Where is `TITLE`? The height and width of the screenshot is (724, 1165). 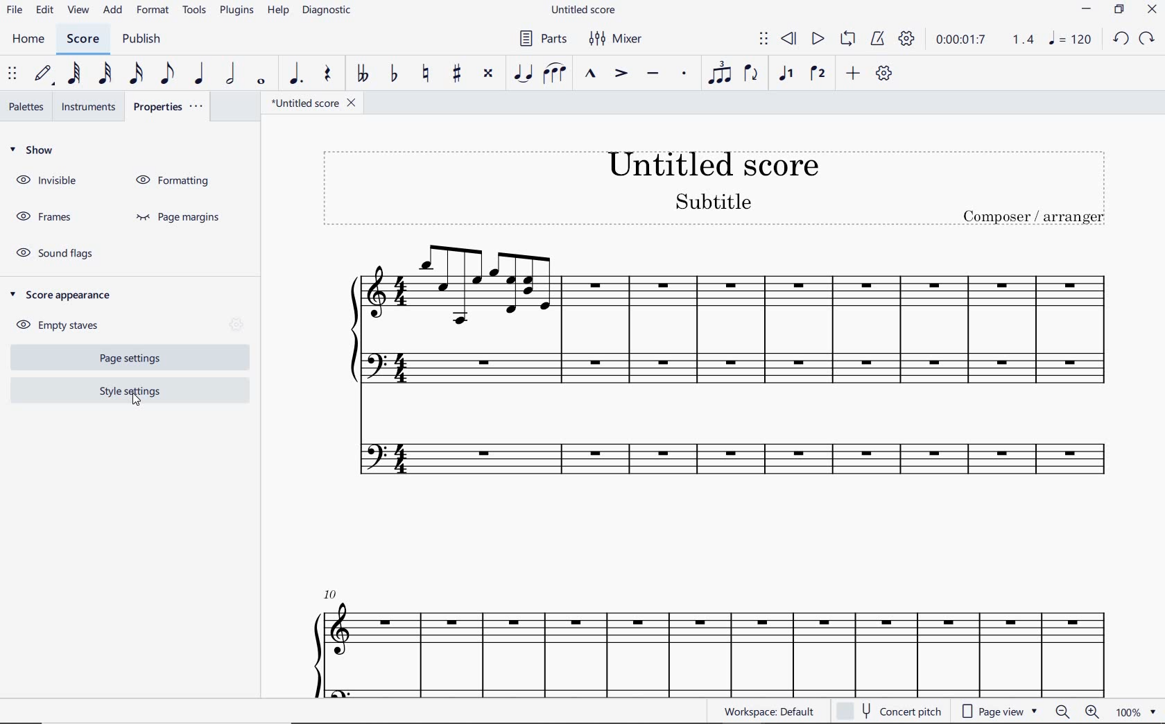 TITLE is located at coordinates (720, 186).